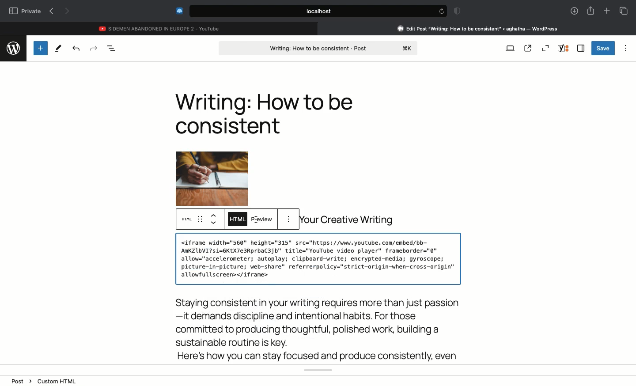  Describe the element at coordinates (212, 175) in the screenshot. I see `Image` at that location.